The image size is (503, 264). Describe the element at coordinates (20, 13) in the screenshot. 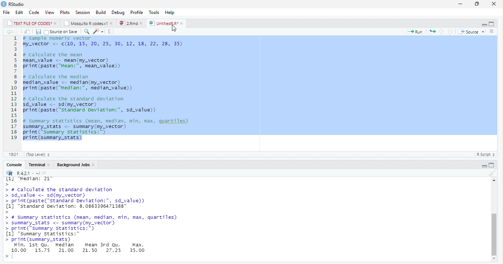

I see `edit` at that location.